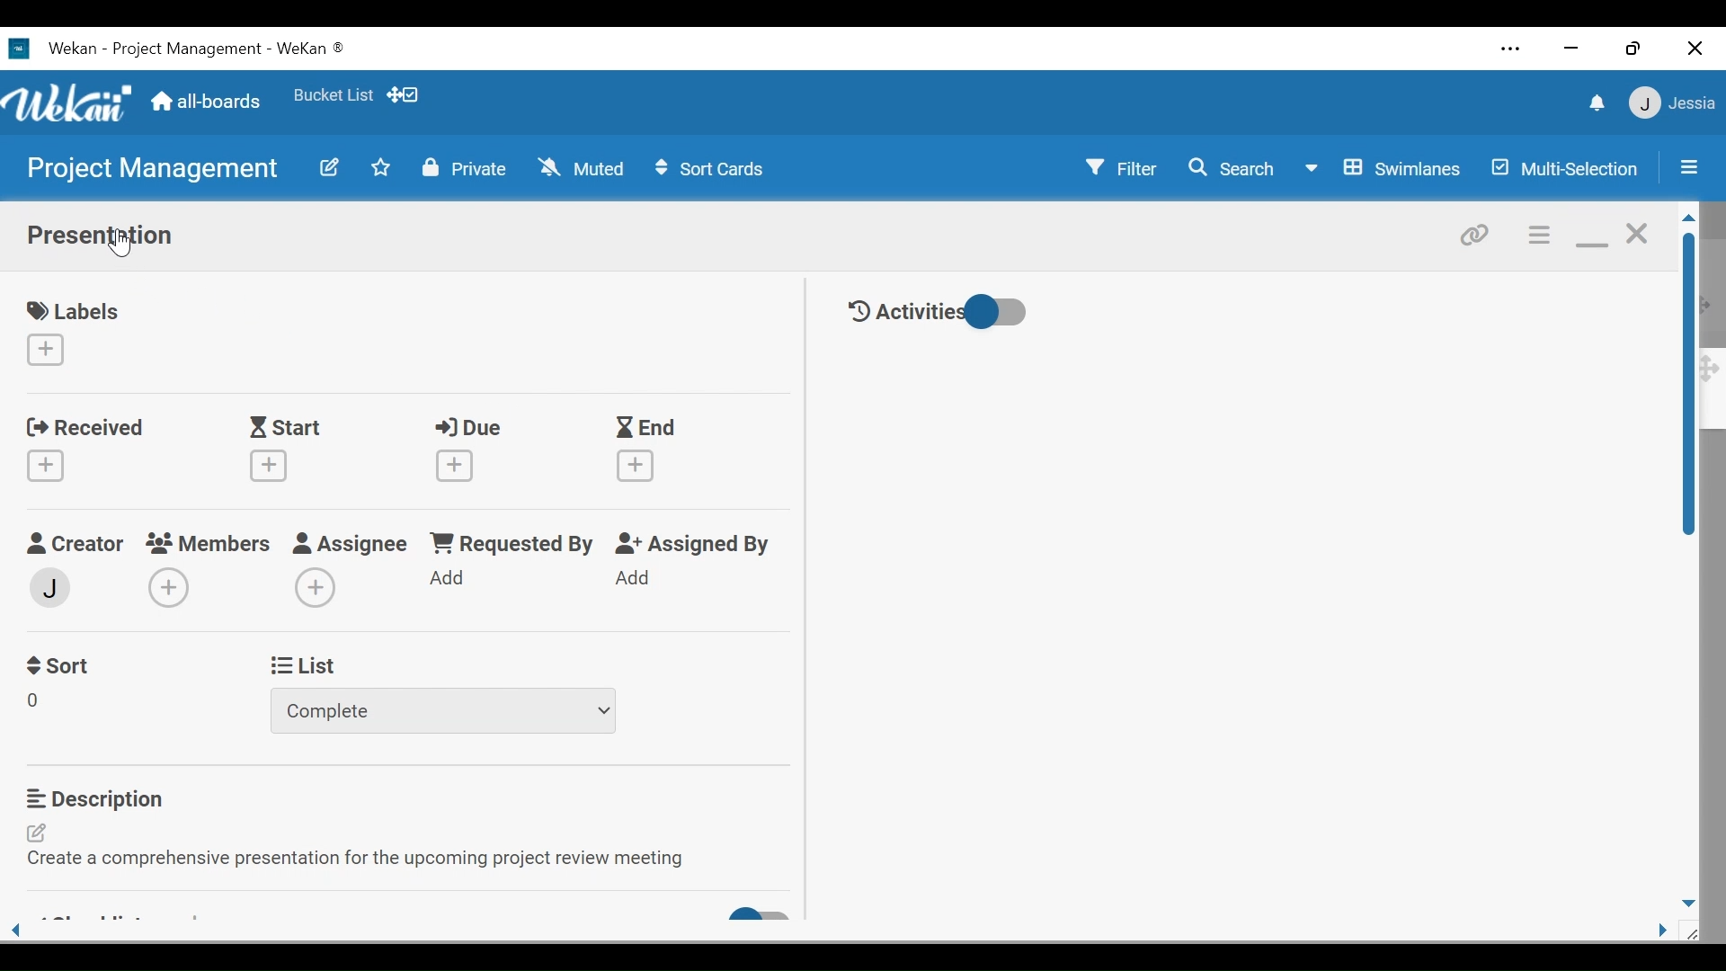 Image resolution: width=1726 pixels, height=971 pixels. Describe the element at coordinates (52, 48) in the screenshot. I see `Wekan Desktop icon` at that location.